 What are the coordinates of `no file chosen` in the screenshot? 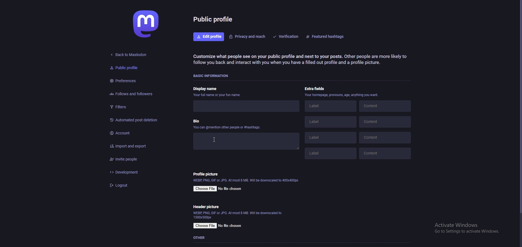 It's located at (231, 226).